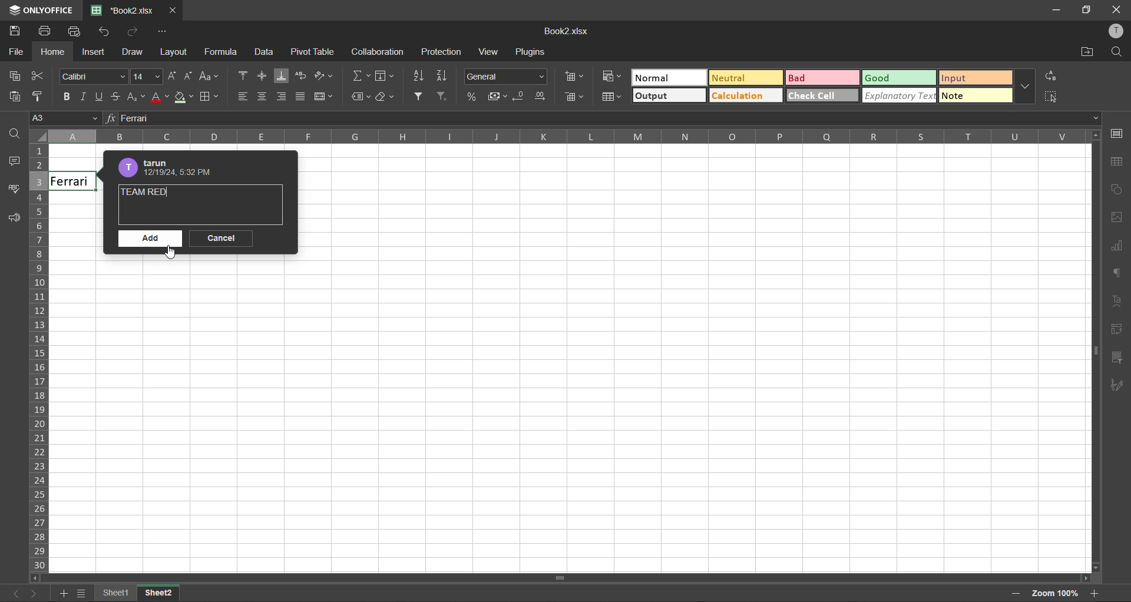  I want to click on home, so click(55, 52).